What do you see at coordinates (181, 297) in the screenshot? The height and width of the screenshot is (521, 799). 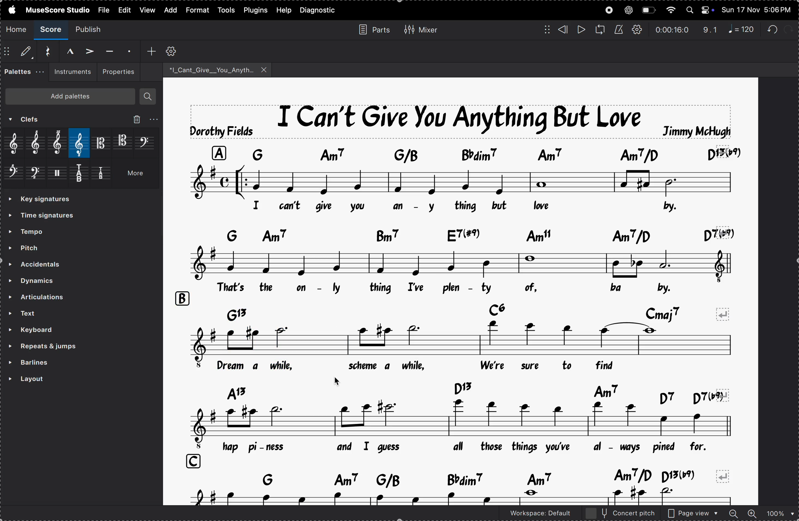 I see `row` at bounding box center [181, 297].